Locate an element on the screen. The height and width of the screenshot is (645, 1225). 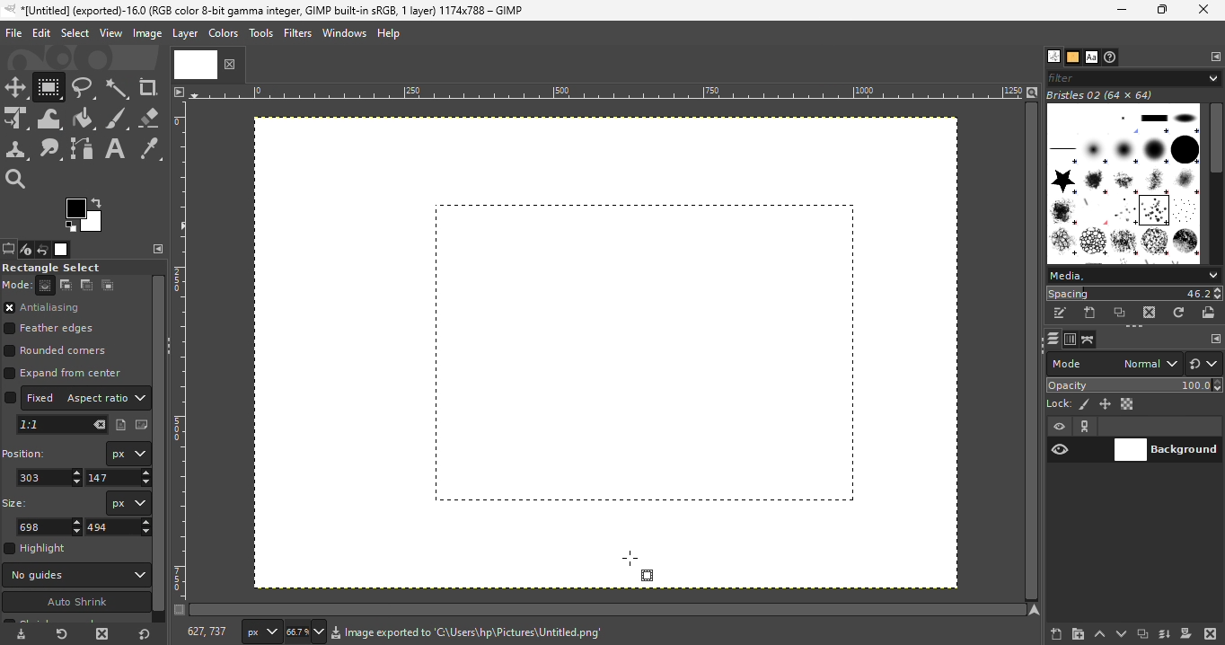
px is located at coordinates (127, 454).